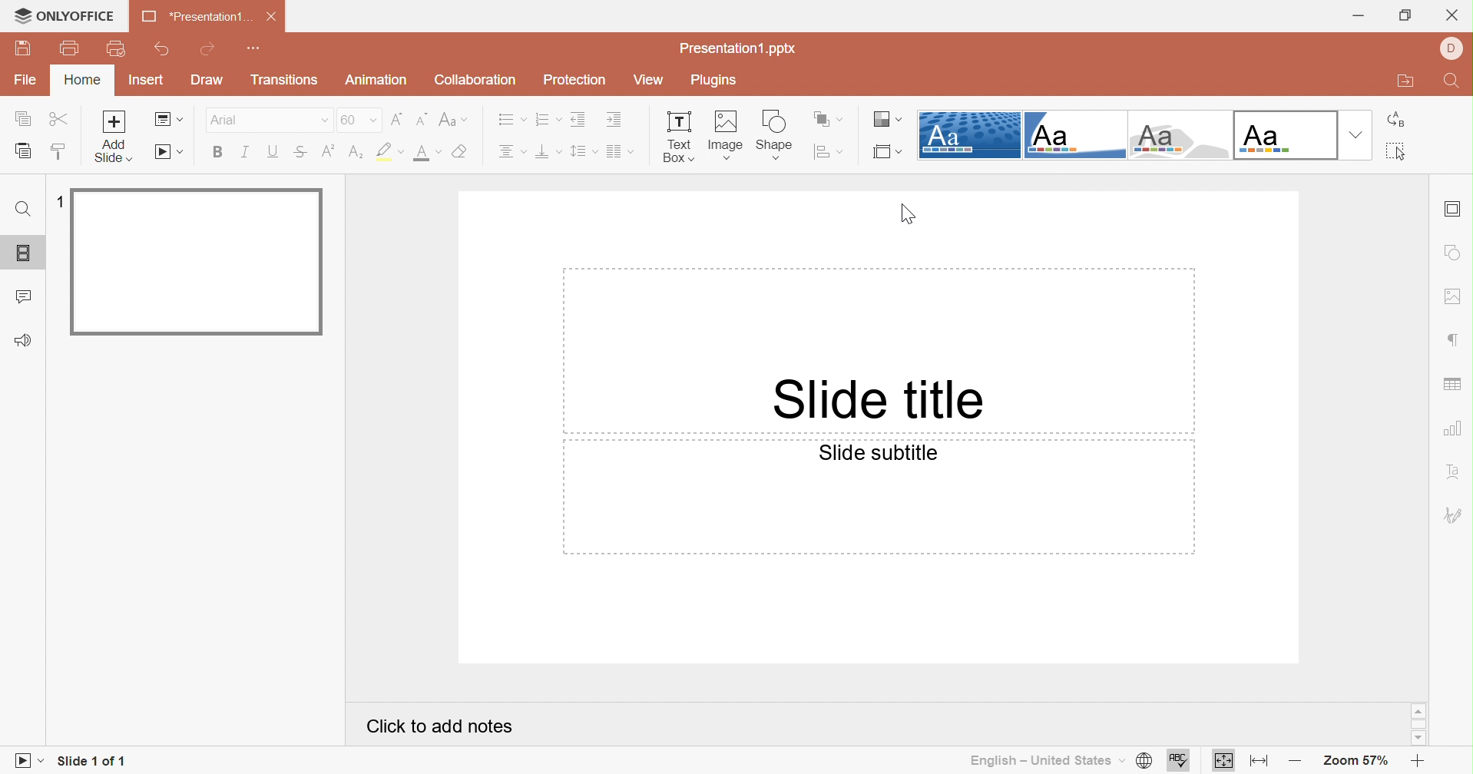 Image resolution: width=1473 pixels, height=774 pixels. Describe the element at coordinates (1408, 82) in the screenshot. I see `Open file location` at that location.